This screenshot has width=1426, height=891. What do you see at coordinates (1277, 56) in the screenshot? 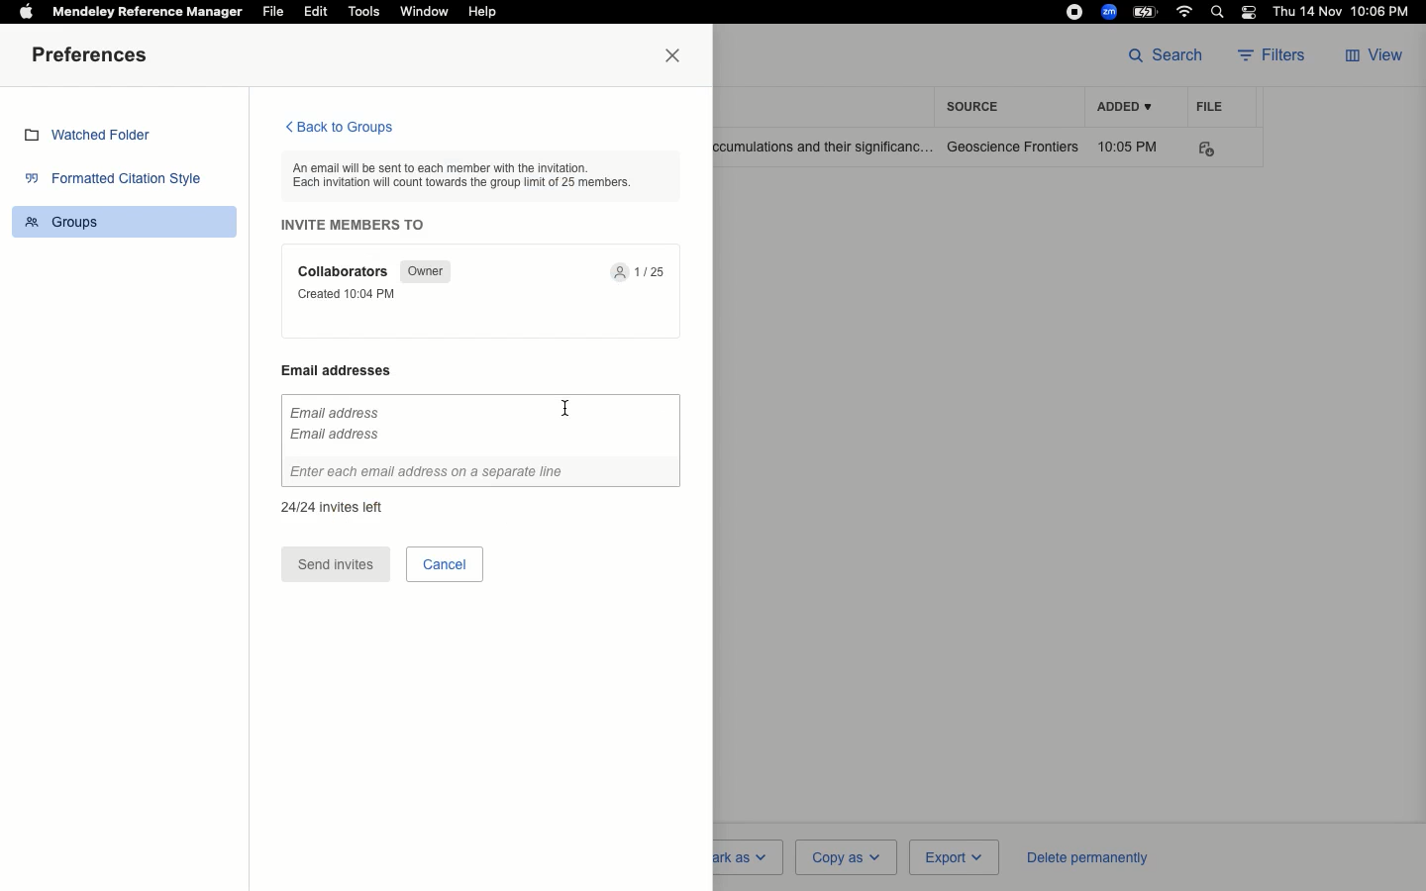
I see `Filters` at bounding box center [1277, 56].